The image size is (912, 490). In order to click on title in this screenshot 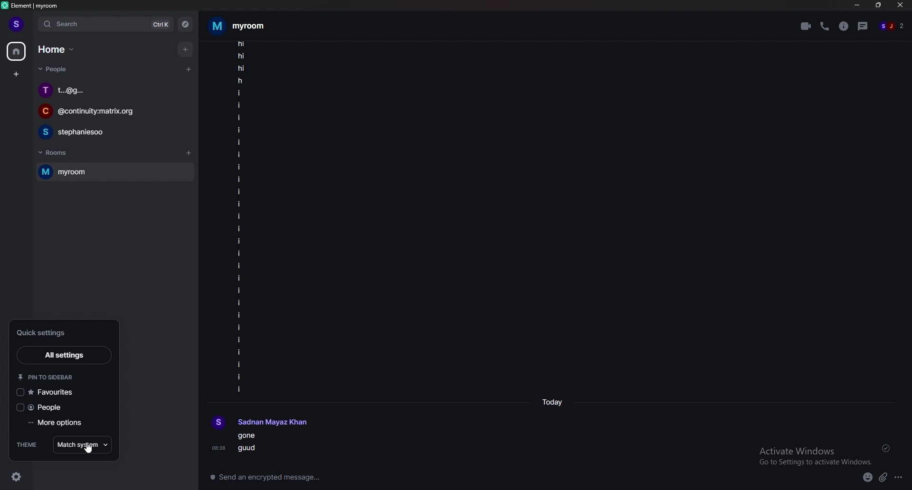, I will do `click(33, 5)`.